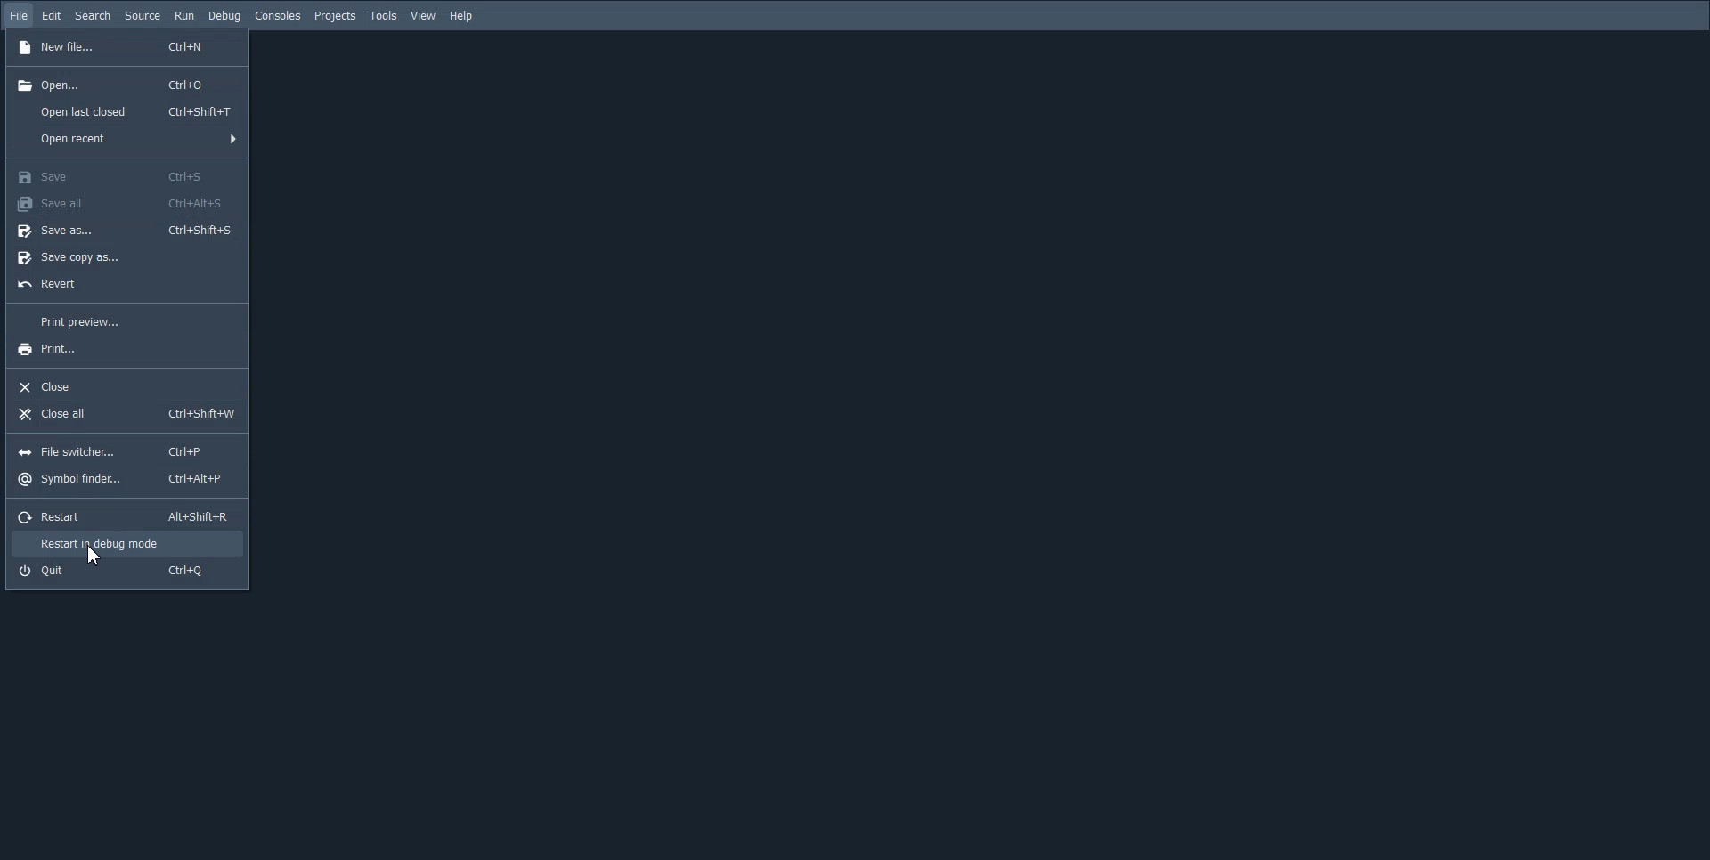 Image resolution: width=1710 pixels, height=860 pixels. I want to click on Restart, so click(127, 515).